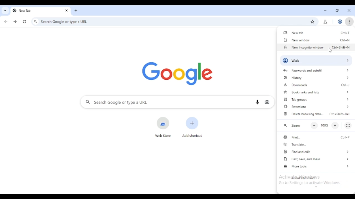 This screenshot has width=355, height=199. What do you see at coordinates (15, 22) in the screenshot?
I see `click to go forward` at bounding box center [15, 22].